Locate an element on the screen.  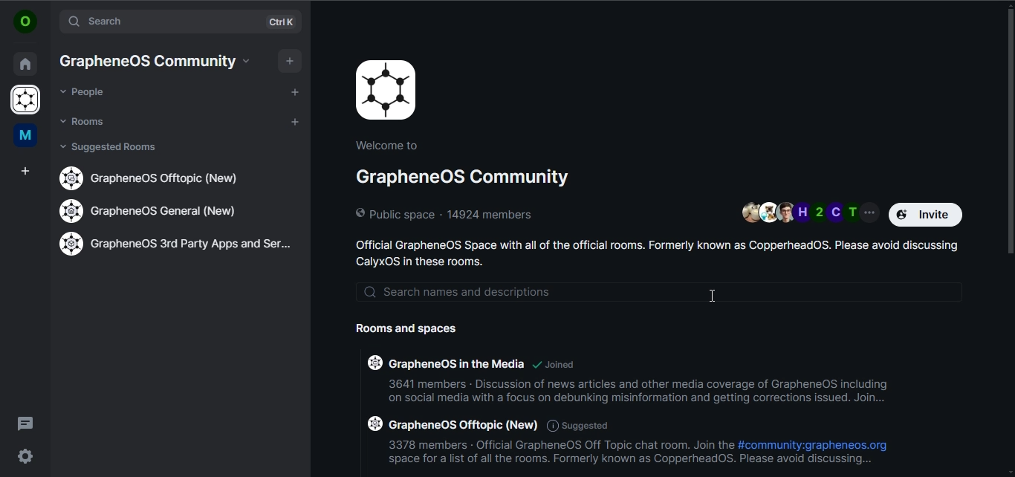
explore room is located at coordinates (285, 22).